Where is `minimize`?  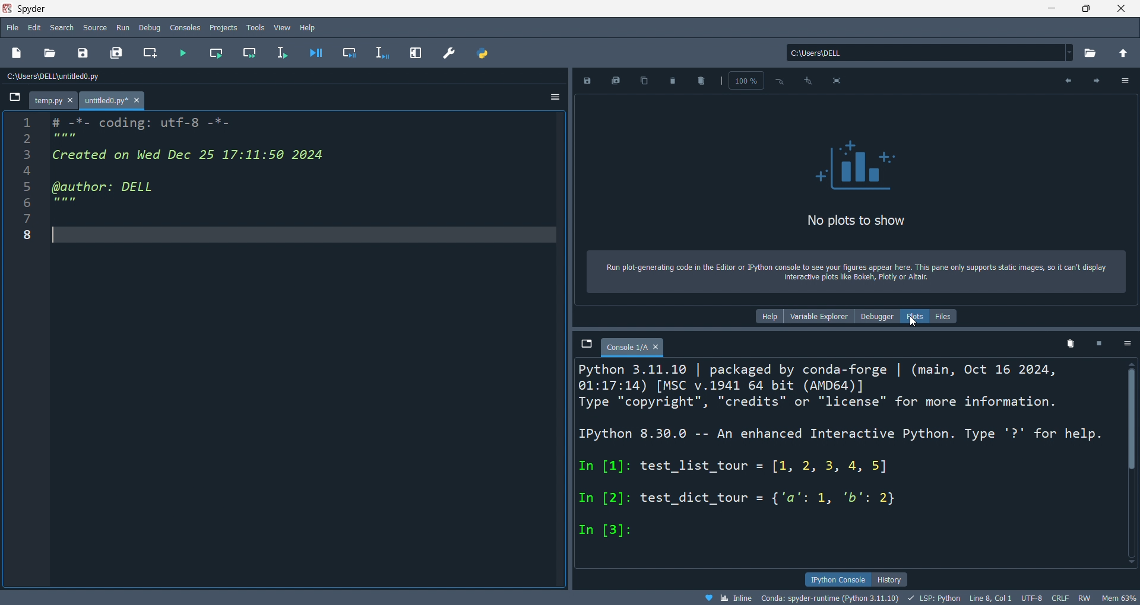
minimize is located at coordinates (1054, 9).